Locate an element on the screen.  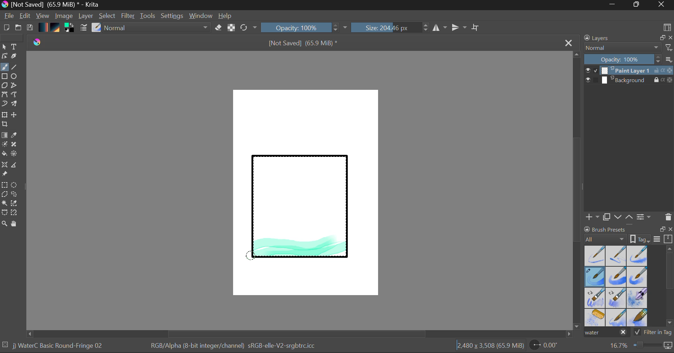
Multibrush Tool is located at coordinates (15, 105).